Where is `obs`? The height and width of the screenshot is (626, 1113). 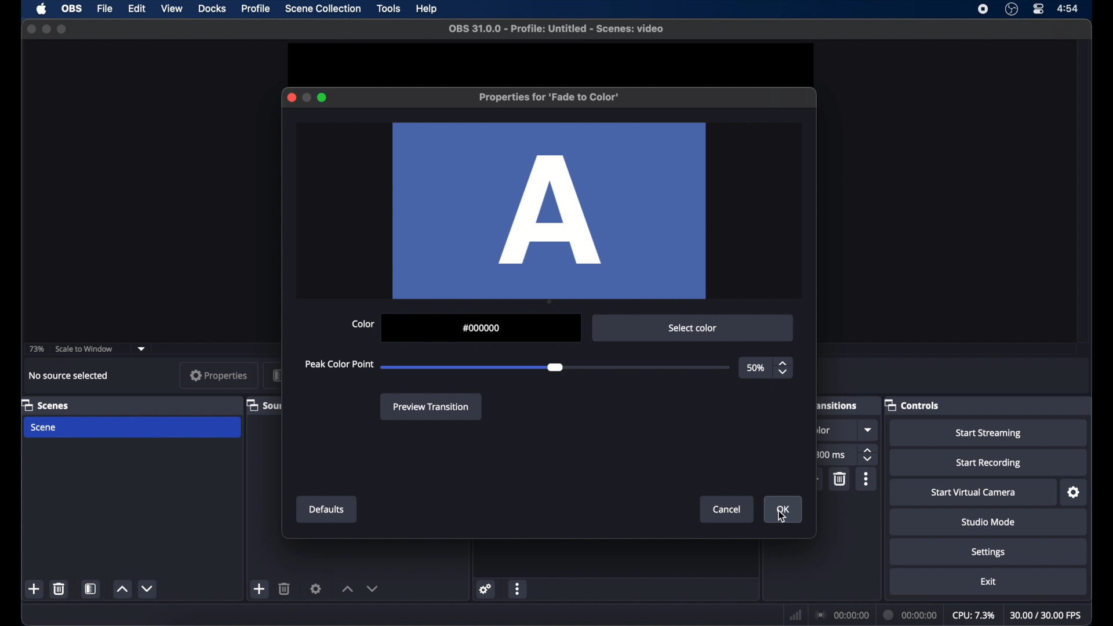
obs is located at coordinates (71, 9).